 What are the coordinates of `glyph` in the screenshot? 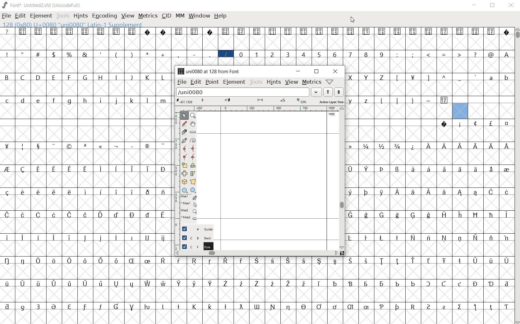 It's located at (54, 169).